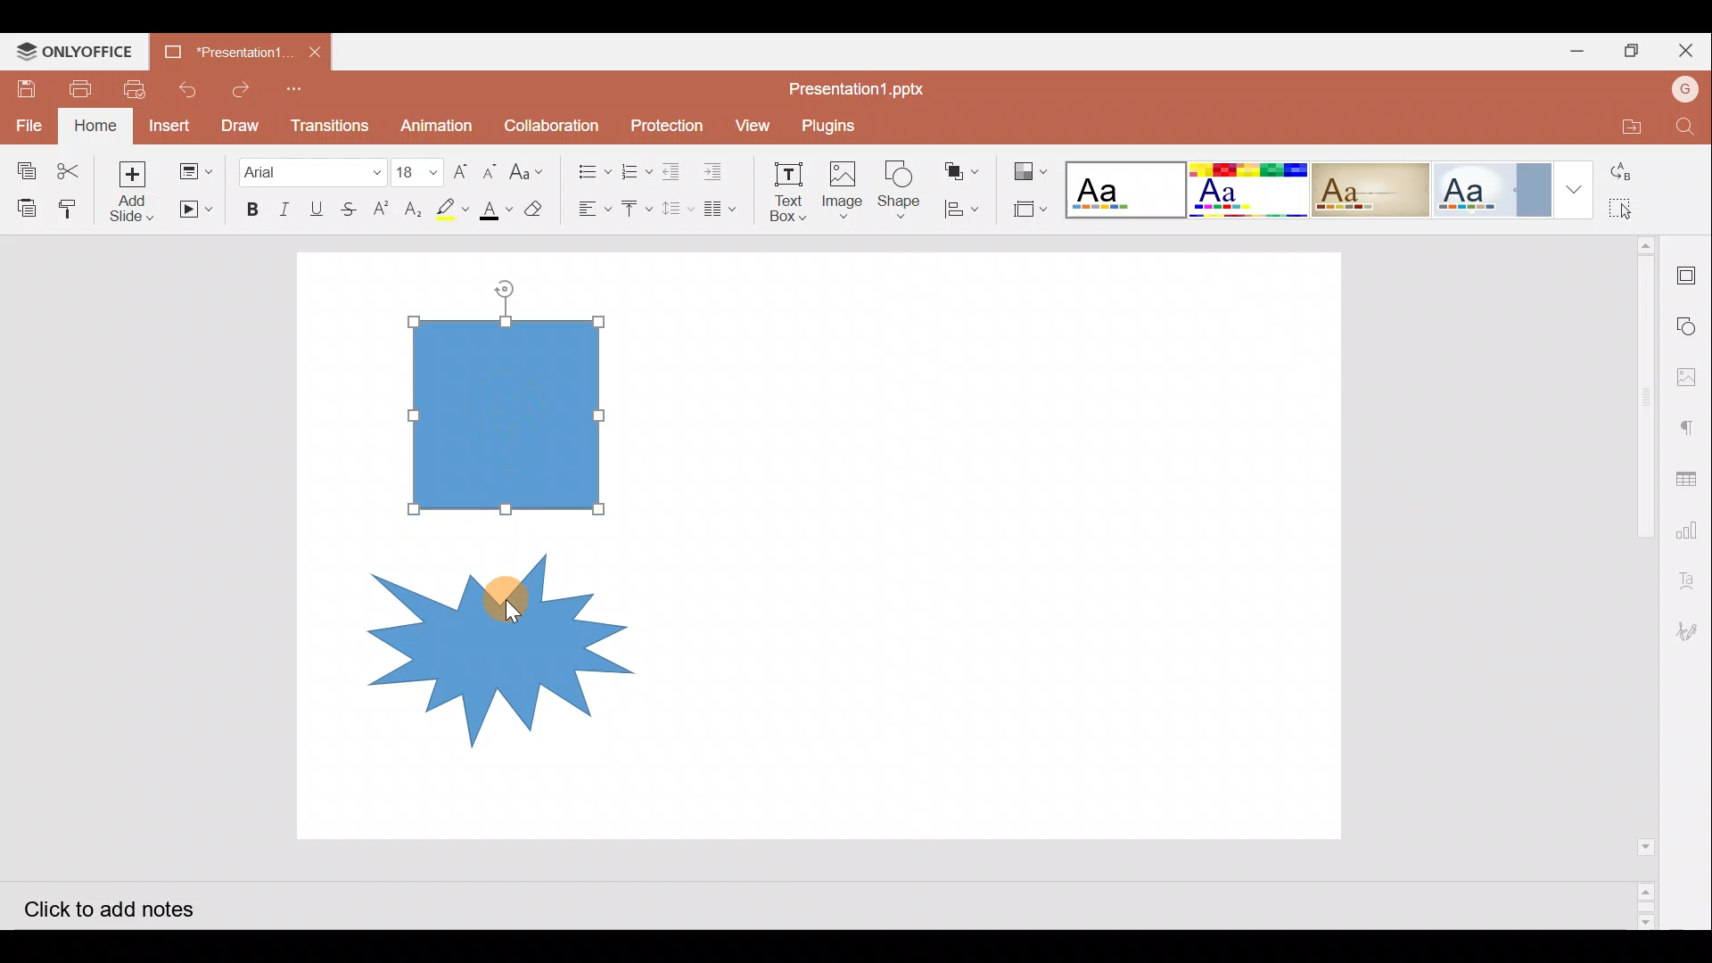  What do you see at coordinates (1690, 272) in the screenshot?
I see `Slide settings` at bounding box center [1690, 272].